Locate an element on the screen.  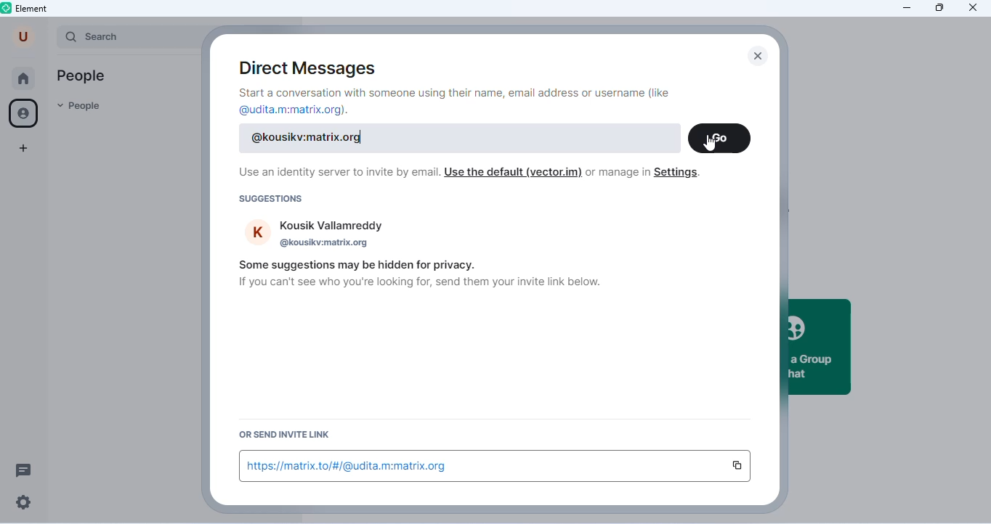
use an identity server to invite by email. Use the default(vector.im) or manage in settings is located at coordinates (472, 174).